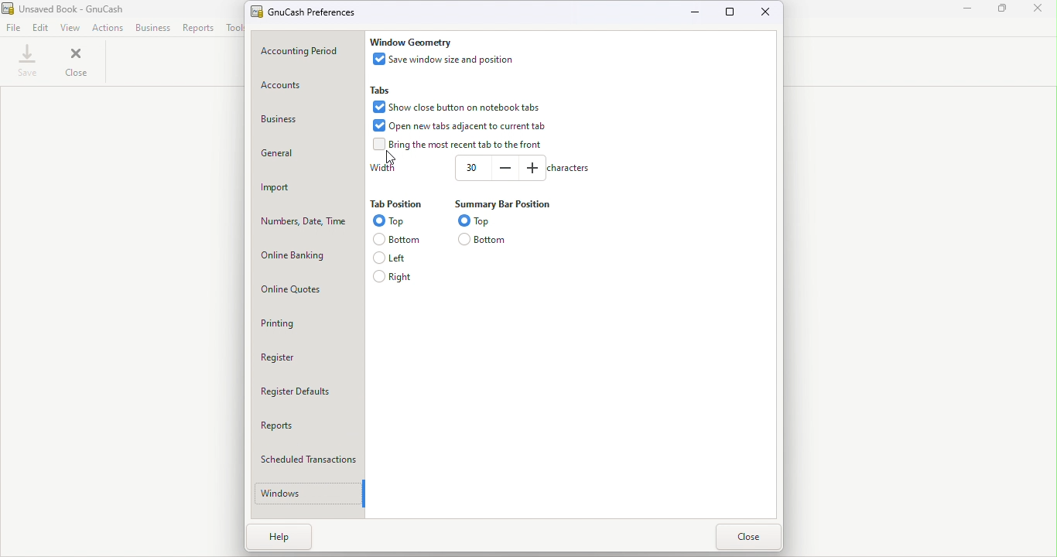 The width and height of the screenshot is (1057, 557). I want to click on Accounts, so click(307, 87).